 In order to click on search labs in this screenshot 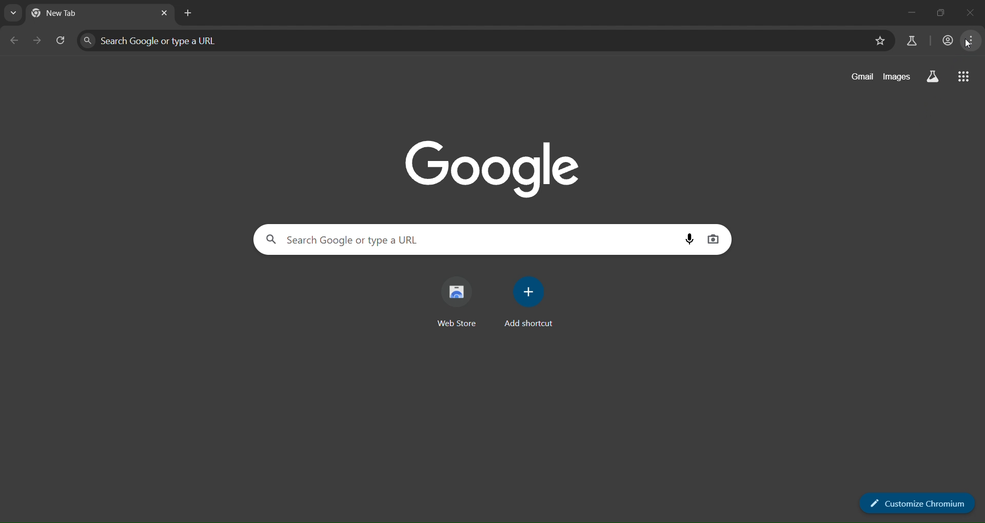, I will do `click(911, 41)`.